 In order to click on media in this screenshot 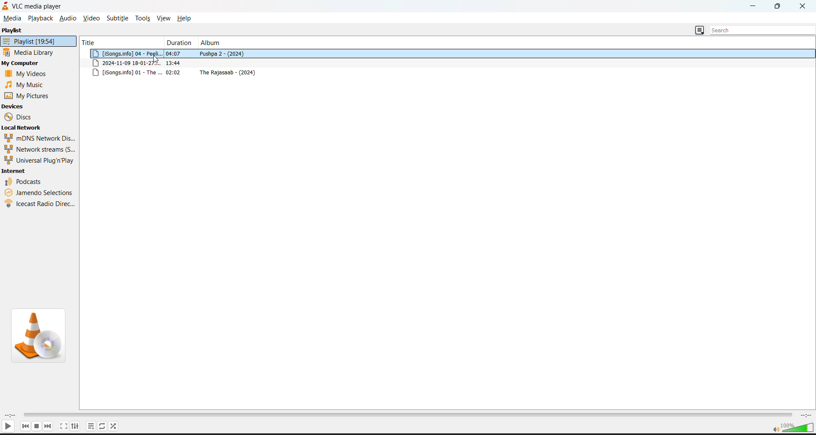, I will do `click(13, 18)`.